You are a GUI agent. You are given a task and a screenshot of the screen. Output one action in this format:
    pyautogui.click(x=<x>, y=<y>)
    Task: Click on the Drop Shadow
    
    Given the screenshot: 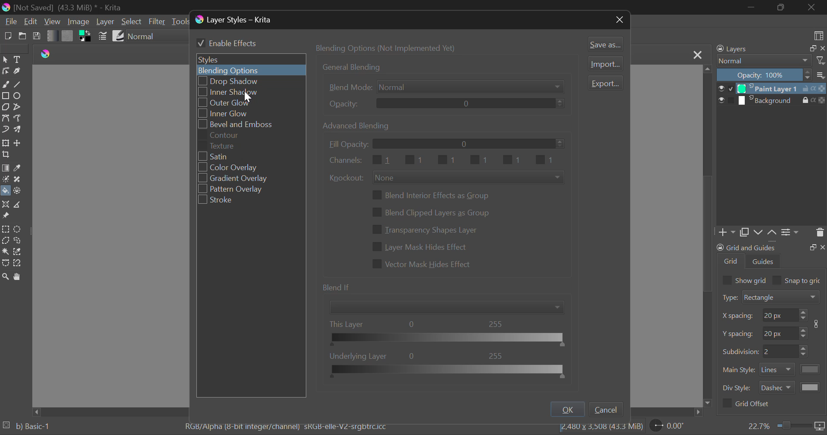 What is the action you would take?
    pyautogui.click(x=250, y=80)
    